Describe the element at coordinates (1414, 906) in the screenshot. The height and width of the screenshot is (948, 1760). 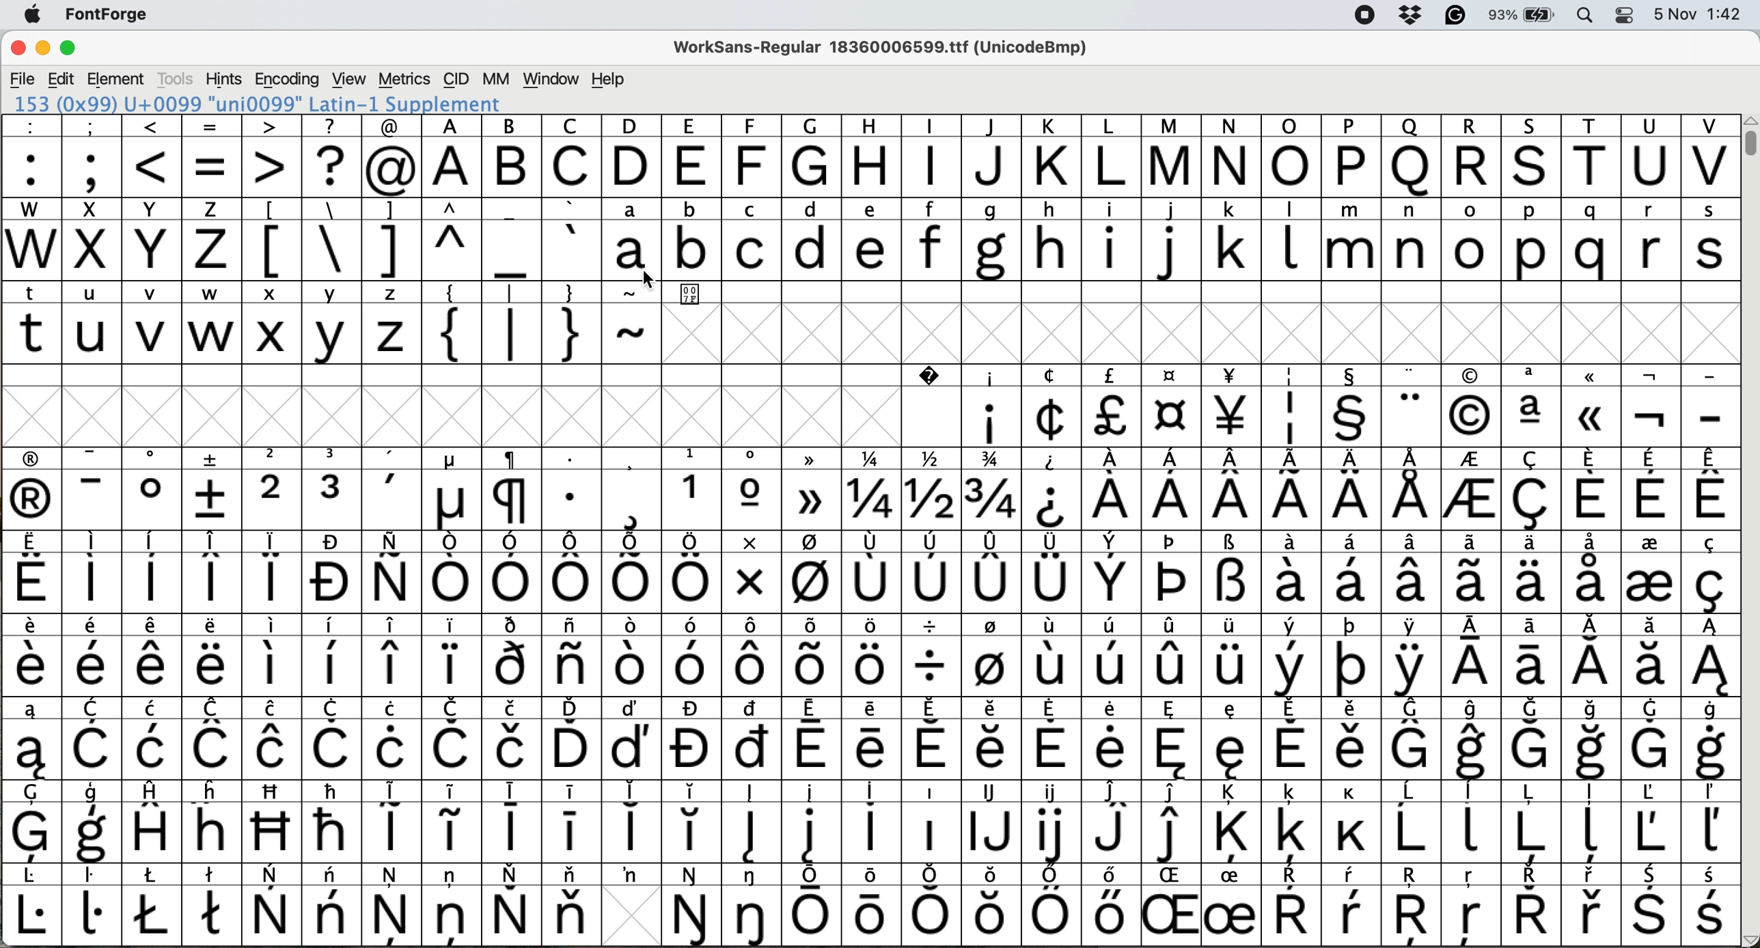
I see `` at that location.